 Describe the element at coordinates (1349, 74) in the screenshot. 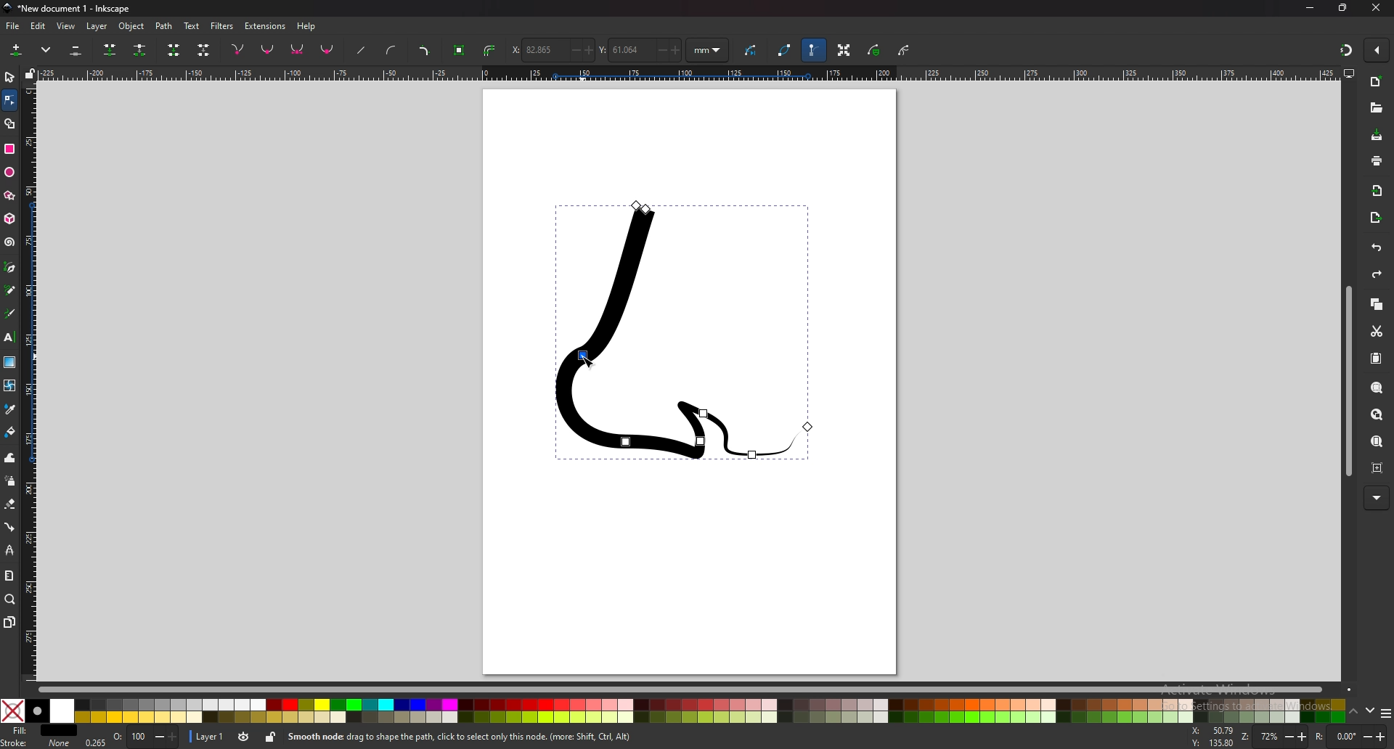

I see `display view` at that location.